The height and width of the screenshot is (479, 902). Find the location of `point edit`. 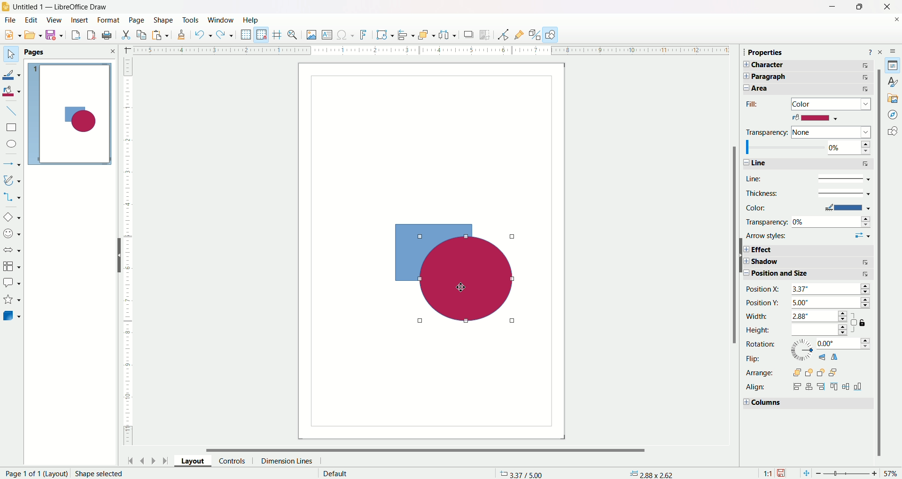

point edit is located at coordinates (500, 34).